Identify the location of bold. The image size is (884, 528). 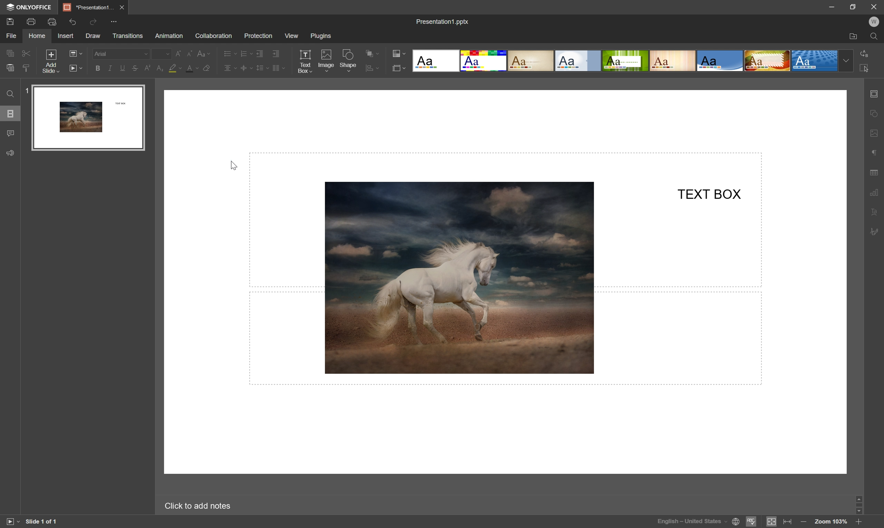
(98, 69).